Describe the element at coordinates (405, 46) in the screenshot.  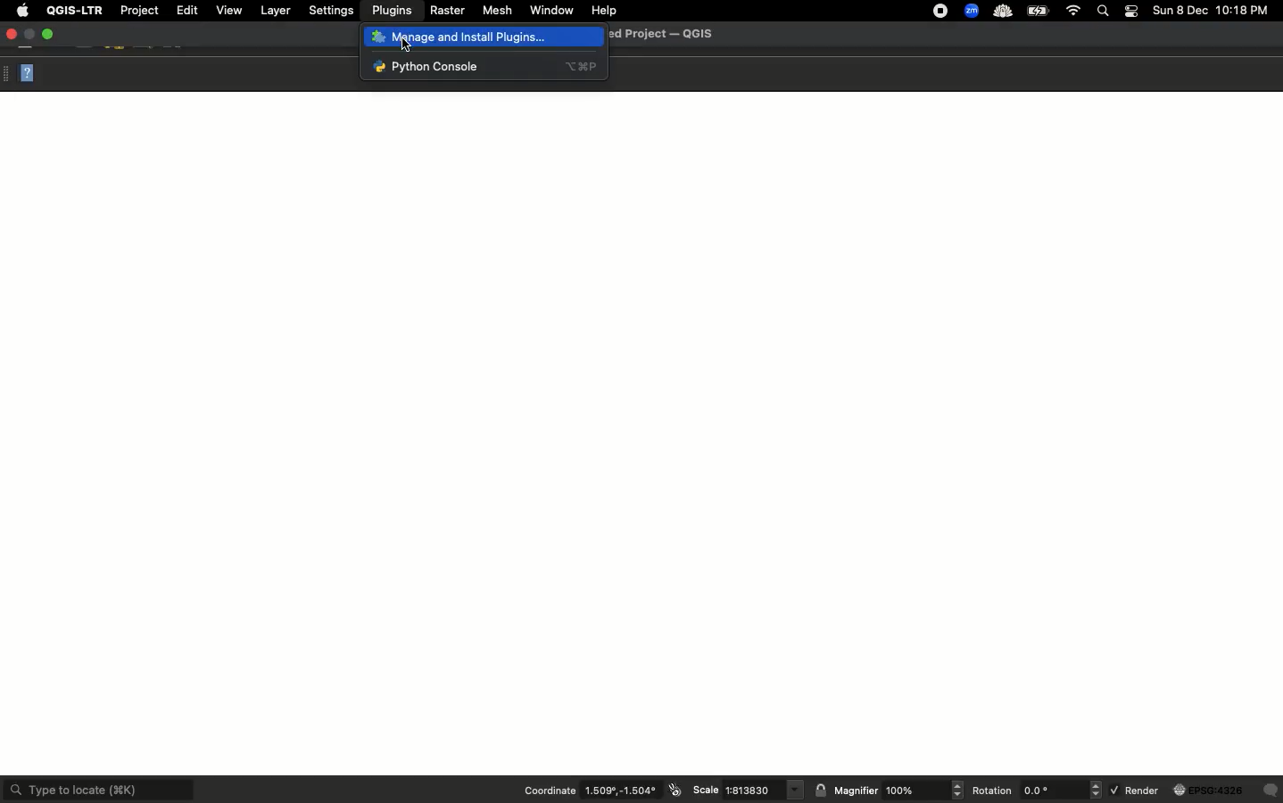
I see `cursor` at that location.